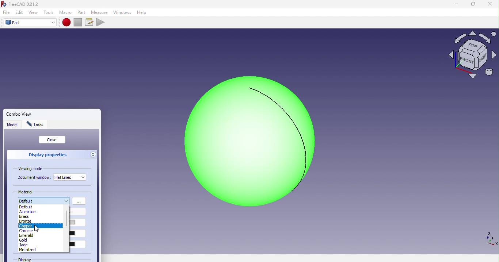 This screenshot has width=499, height=262. Describe the element at coordinates (34, 112) in the screenshot. I see `Combo view` at that location.